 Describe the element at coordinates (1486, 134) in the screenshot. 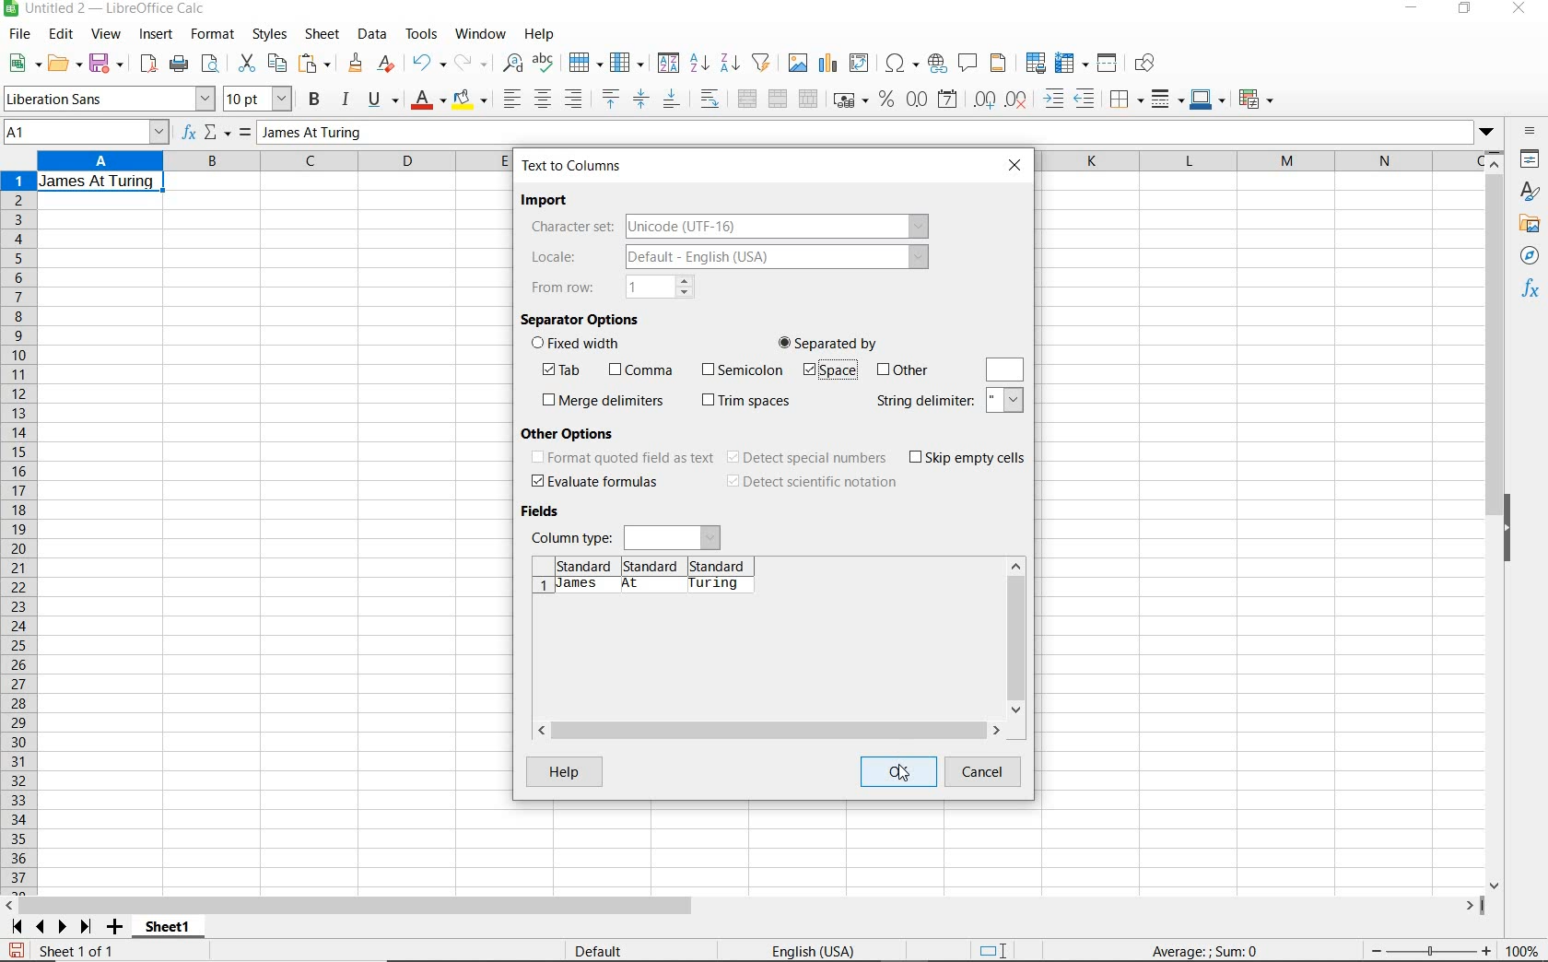

I see `dropdown` at that location.